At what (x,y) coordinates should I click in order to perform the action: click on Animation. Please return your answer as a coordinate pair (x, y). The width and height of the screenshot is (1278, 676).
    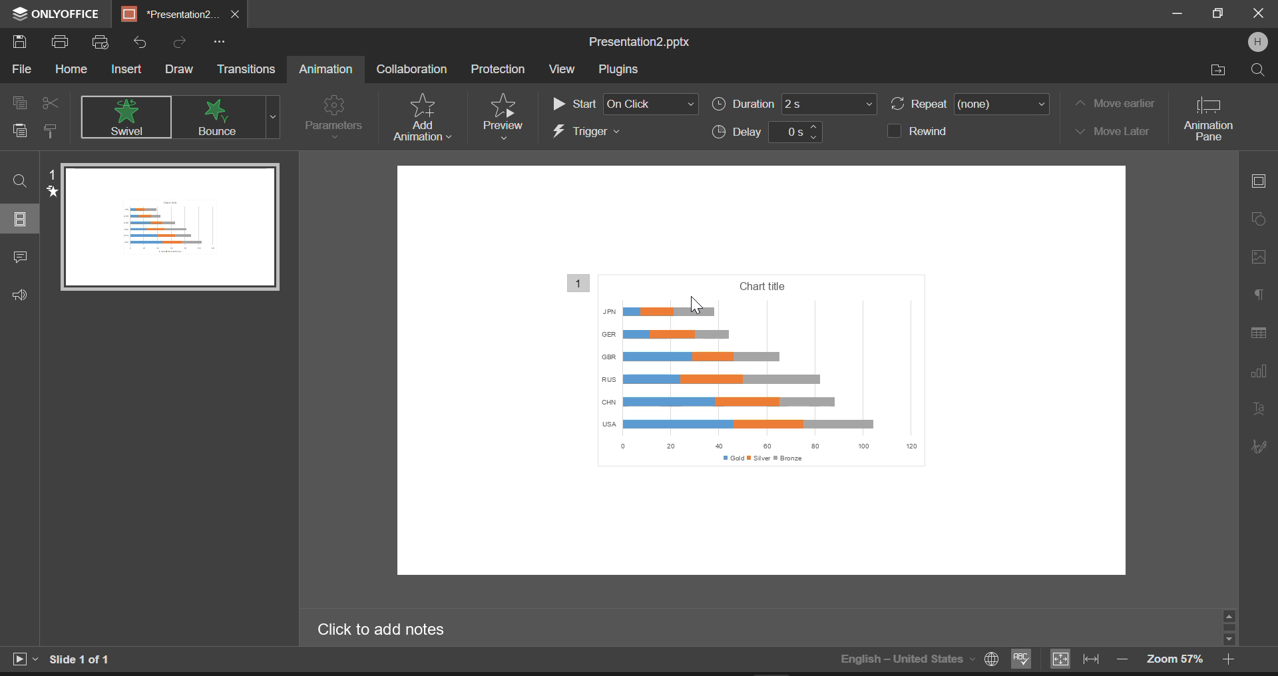
    Looking at the image, I should click on (325, 70).